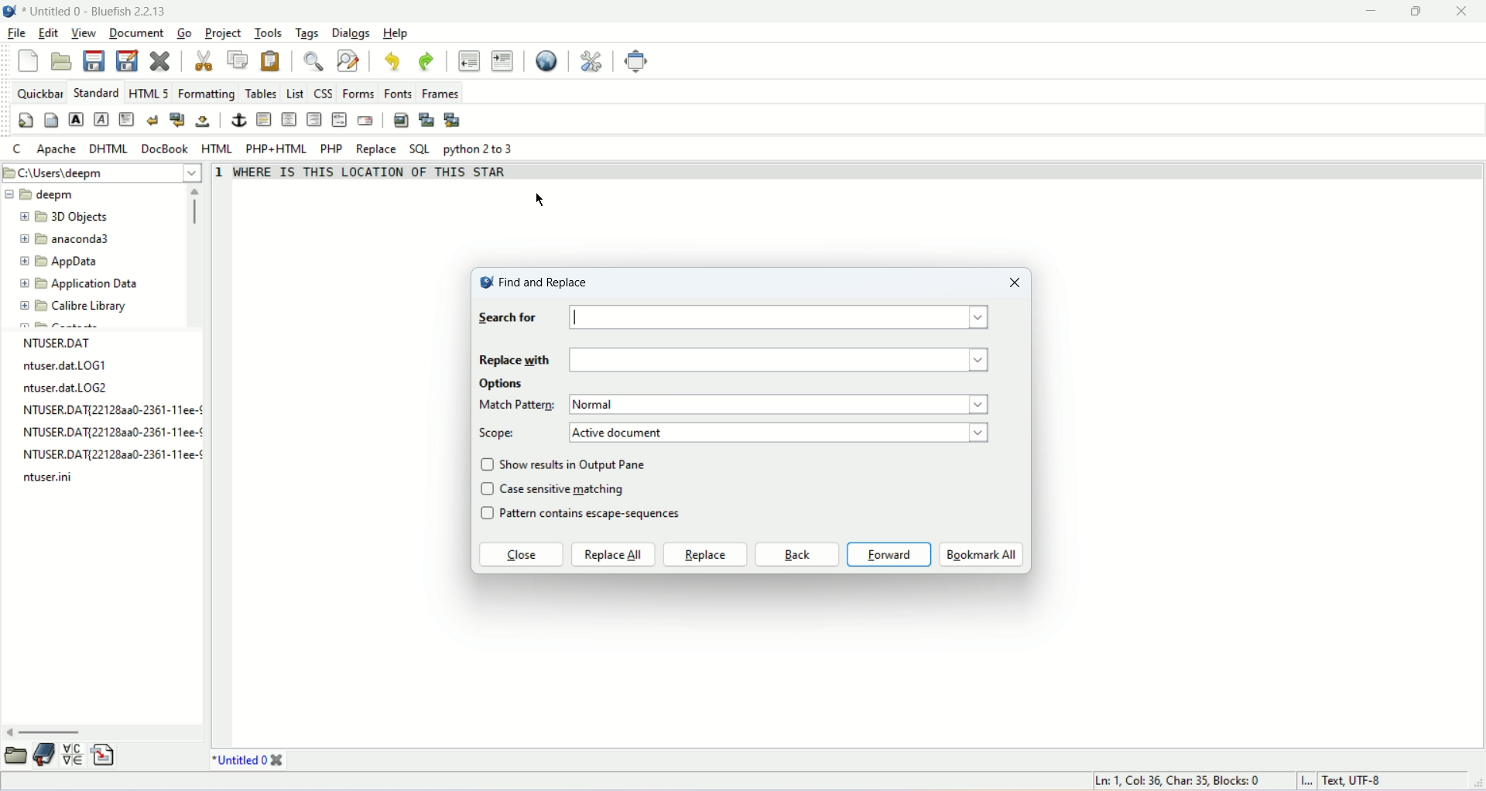 This screenshot has height=791, width=1486. What do you see at coordinates (520, 556) in the screenshot?
I see `close` at bounding box center [520, 556].